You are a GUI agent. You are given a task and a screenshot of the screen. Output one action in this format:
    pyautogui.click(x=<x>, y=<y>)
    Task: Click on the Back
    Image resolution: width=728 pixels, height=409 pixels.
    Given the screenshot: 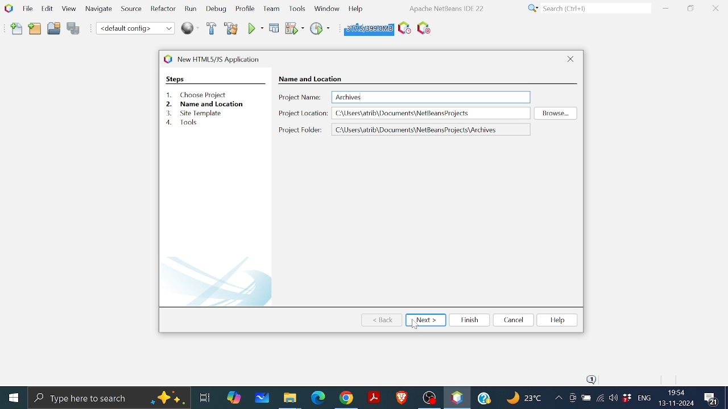 What is the action you would take?
    pyautogui.click(x=383, y=319)
    